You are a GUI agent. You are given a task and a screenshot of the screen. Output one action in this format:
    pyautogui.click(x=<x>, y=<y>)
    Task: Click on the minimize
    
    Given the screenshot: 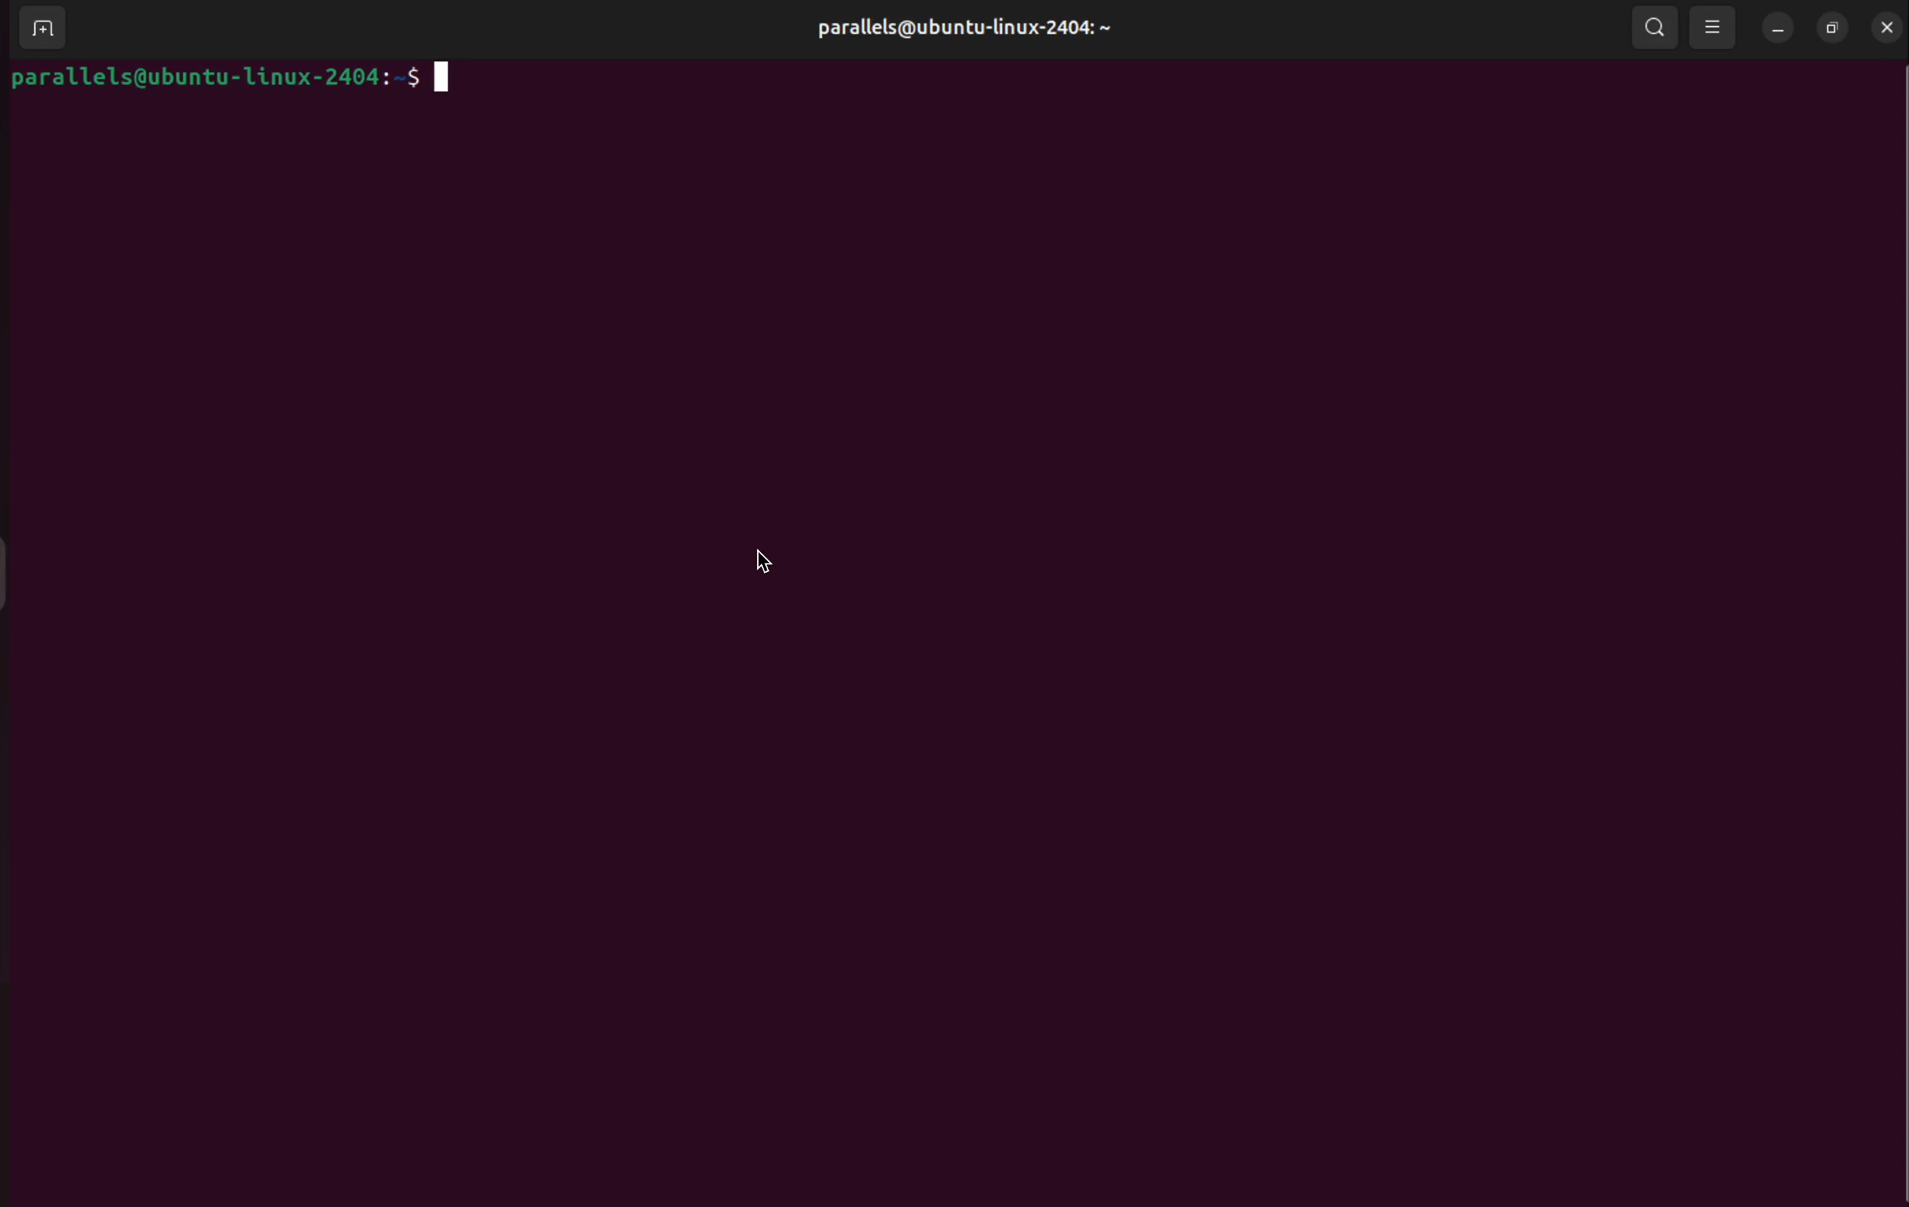 What is the action you would take?
    pyautogui.click(x=1772, y=29)
    